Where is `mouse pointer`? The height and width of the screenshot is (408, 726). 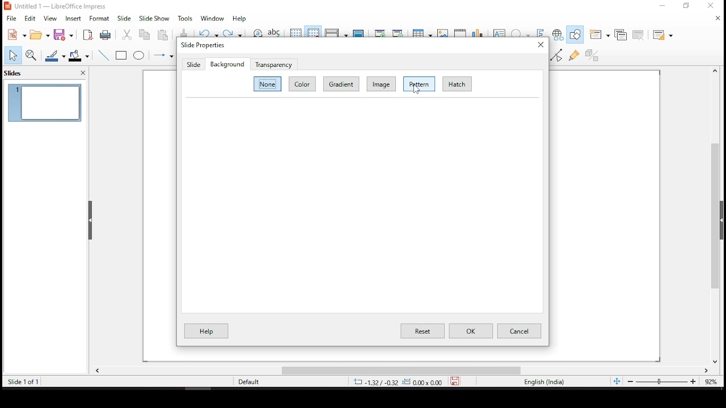
mouse pointer is located at coordinates (417, 92).